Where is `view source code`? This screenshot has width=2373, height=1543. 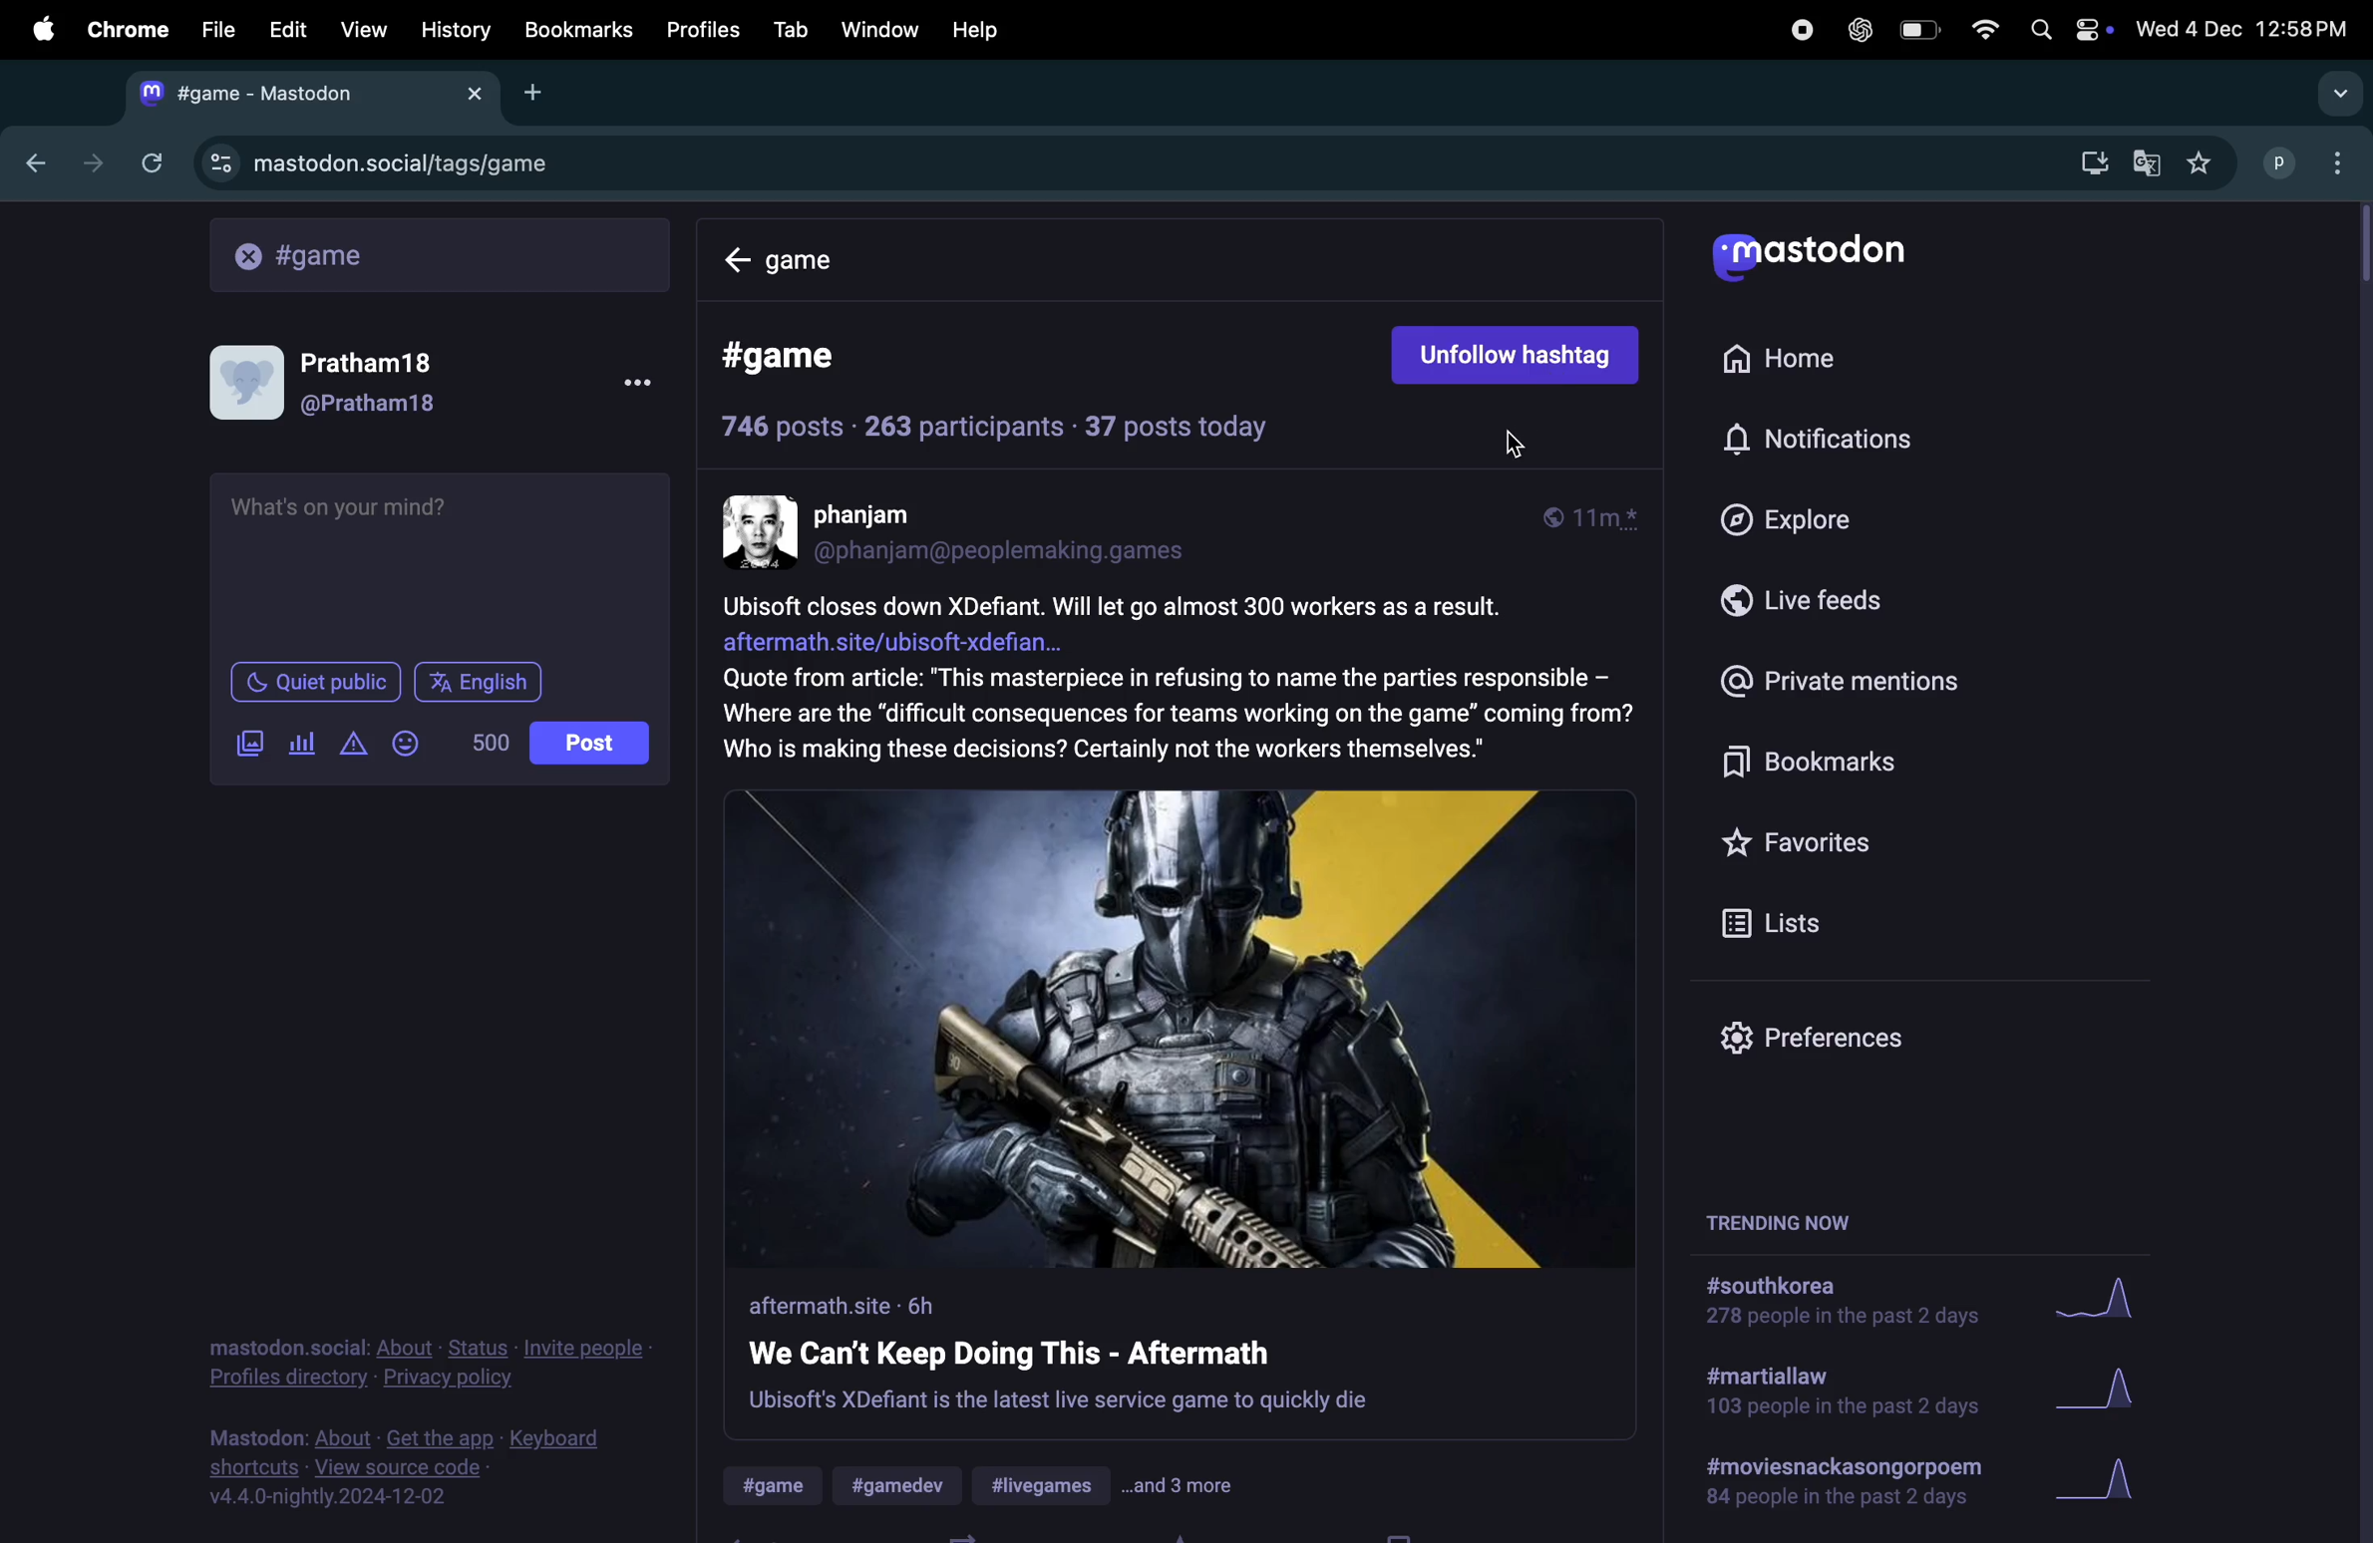
view source code is located at coordinates (416, 1468).